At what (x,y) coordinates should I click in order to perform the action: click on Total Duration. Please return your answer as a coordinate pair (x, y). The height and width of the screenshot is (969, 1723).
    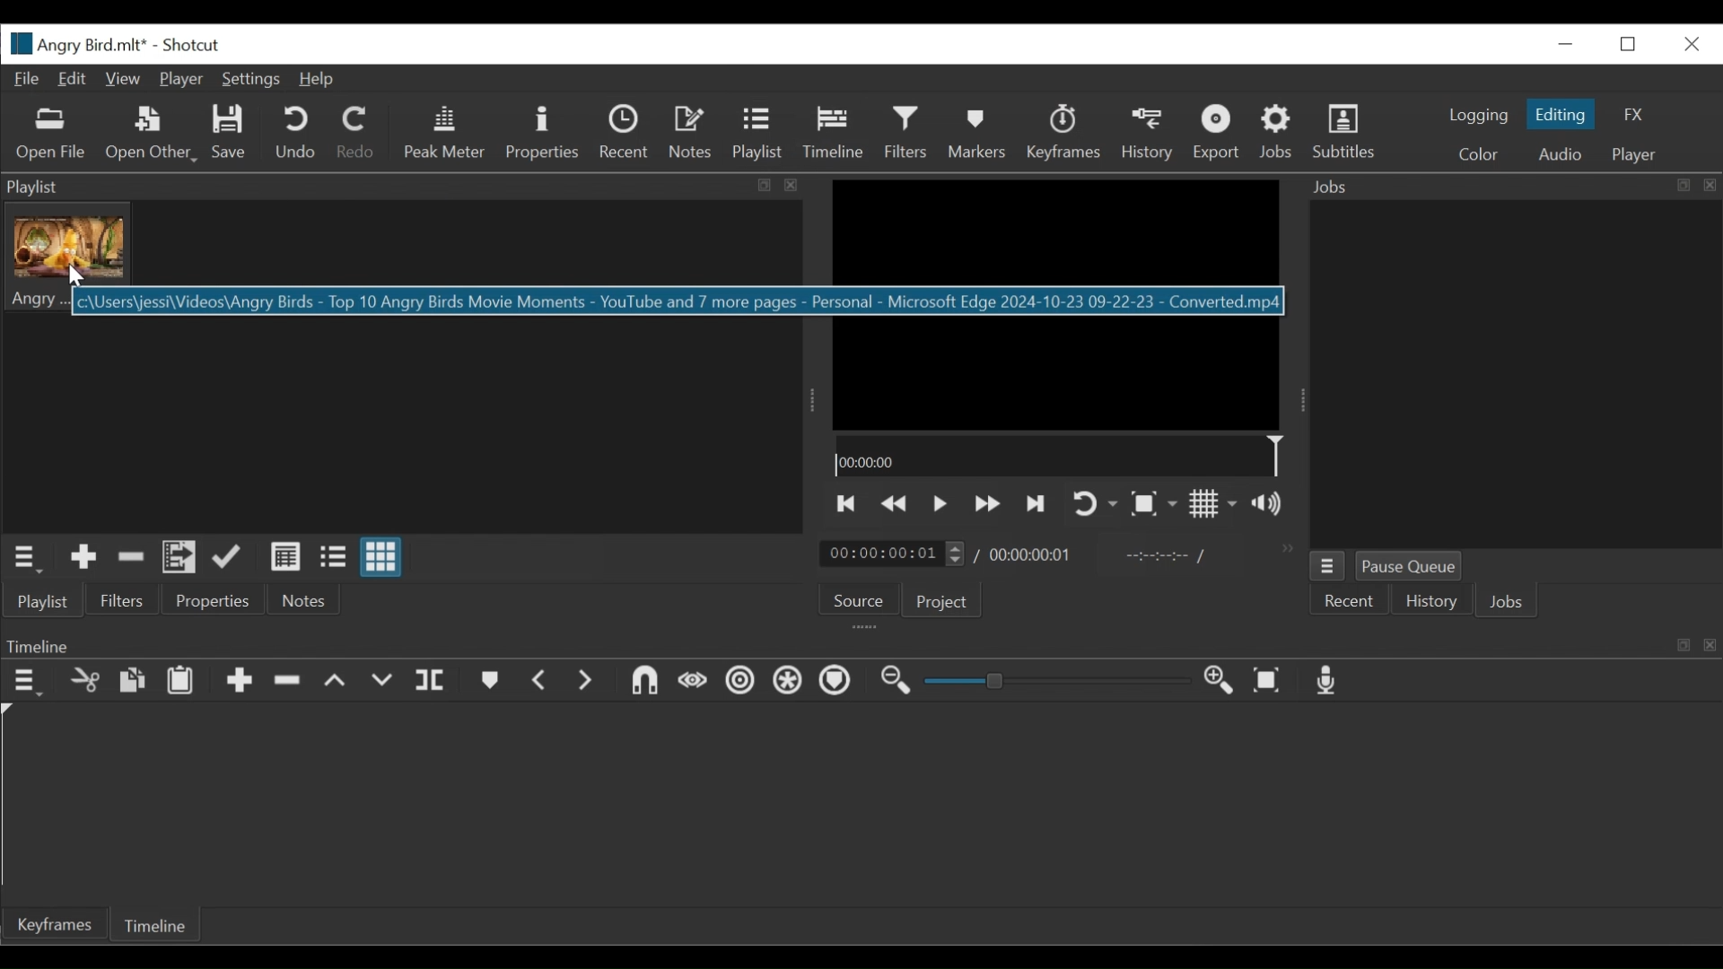
    Looking at the image, I should click on (1035, 556).